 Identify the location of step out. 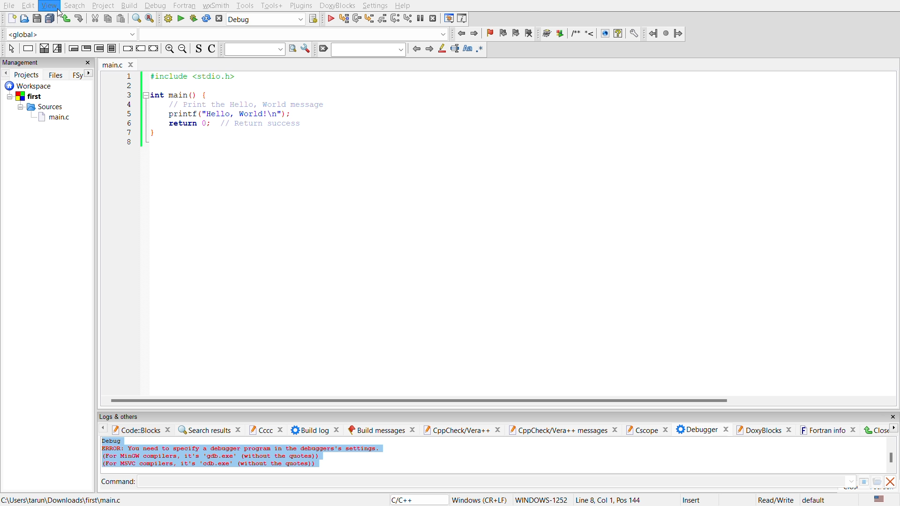
(382, 19).